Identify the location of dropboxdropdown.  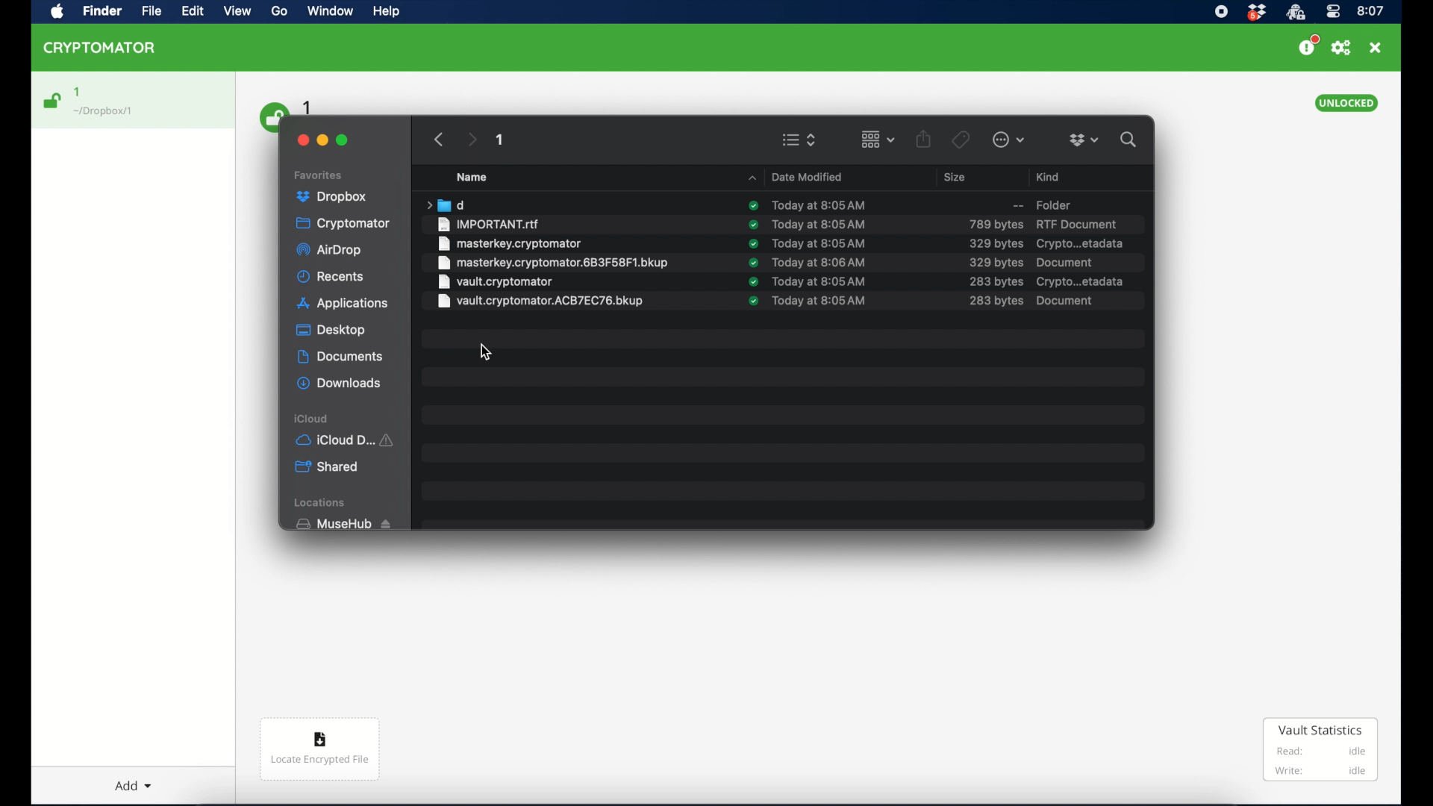
(1084, 140).